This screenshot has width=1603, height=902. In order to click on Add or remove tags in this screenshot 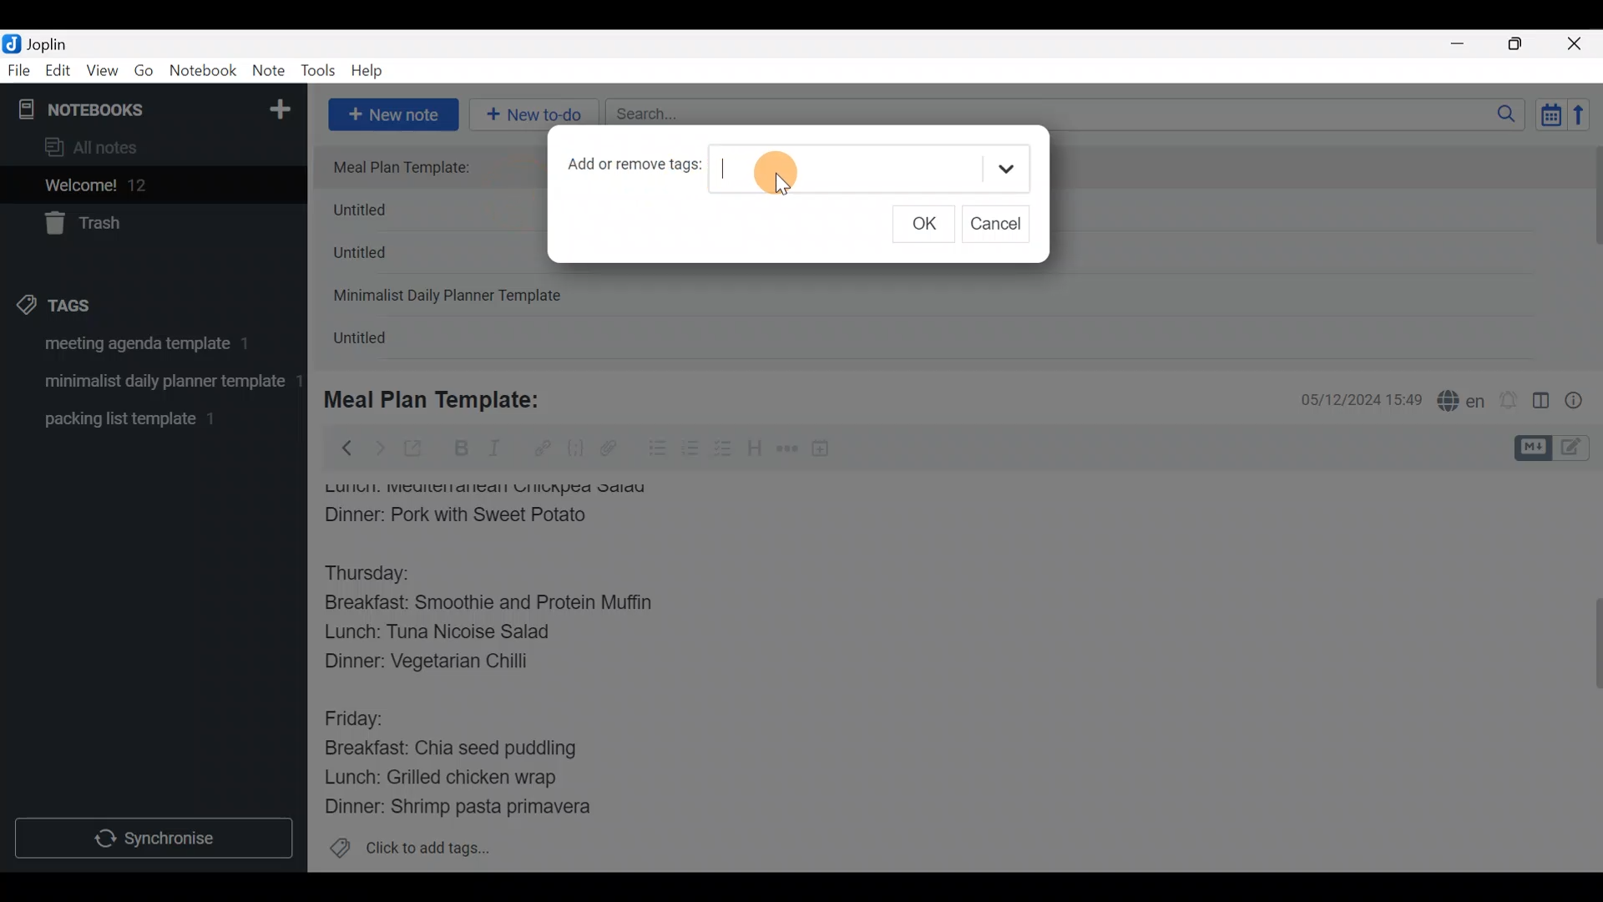, I will do `click(630, 170)`.